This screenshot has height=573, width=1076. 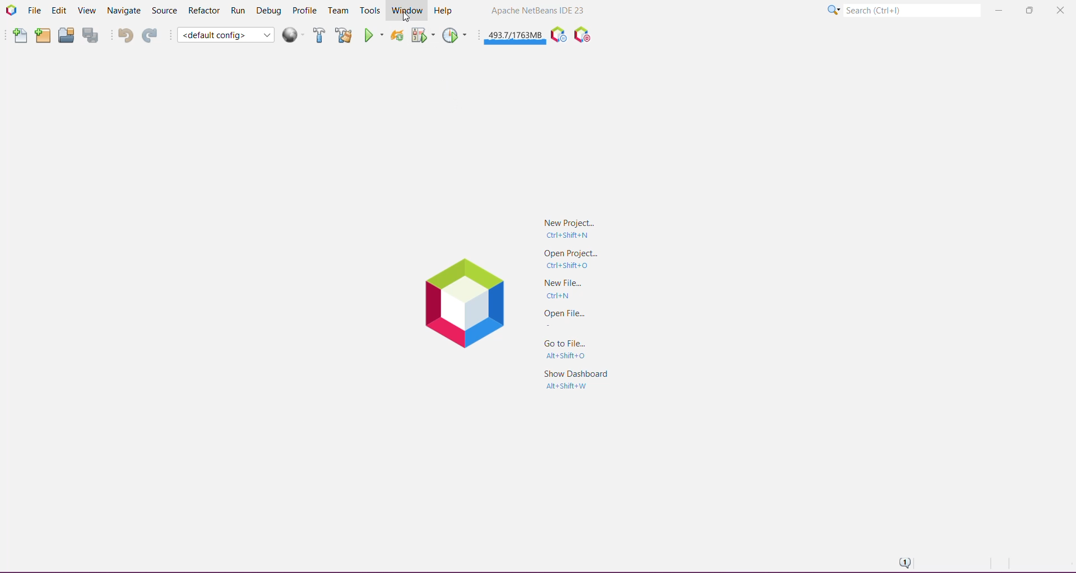 I want to click on Help, so click(x=444, y=10).